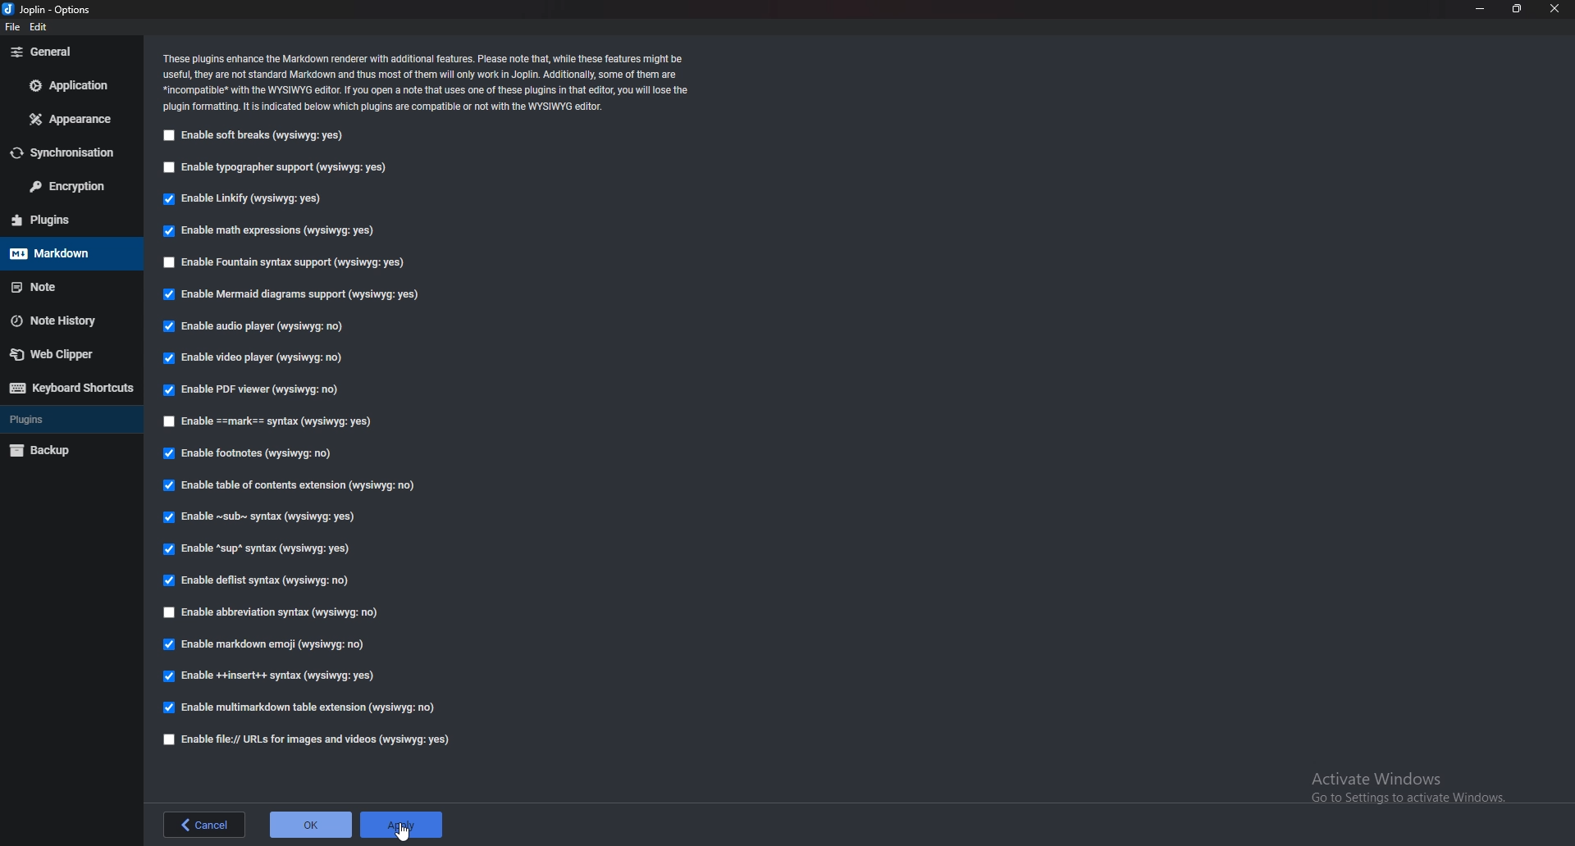 This screenshot has height=846, width=1575. What do you see at coordinates (281, 169) in the screenshot?
I see `Enable typographer support (wysiwyg:yes)` at bounding box center [281, 169].